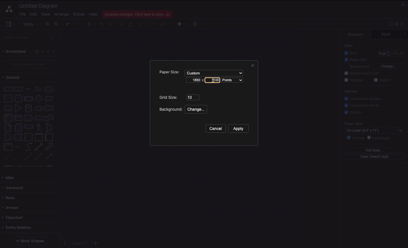 The image size is (408, 248). What do you see at coordinates (354, 80) in the screenshot?
I see `Shadow` at bounding box center [354, 80].